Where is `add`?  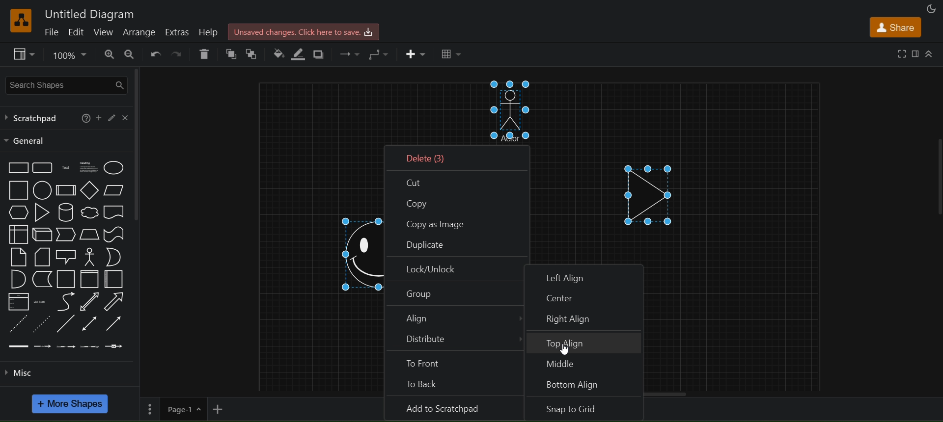
add is located at coordinates (99, 117).